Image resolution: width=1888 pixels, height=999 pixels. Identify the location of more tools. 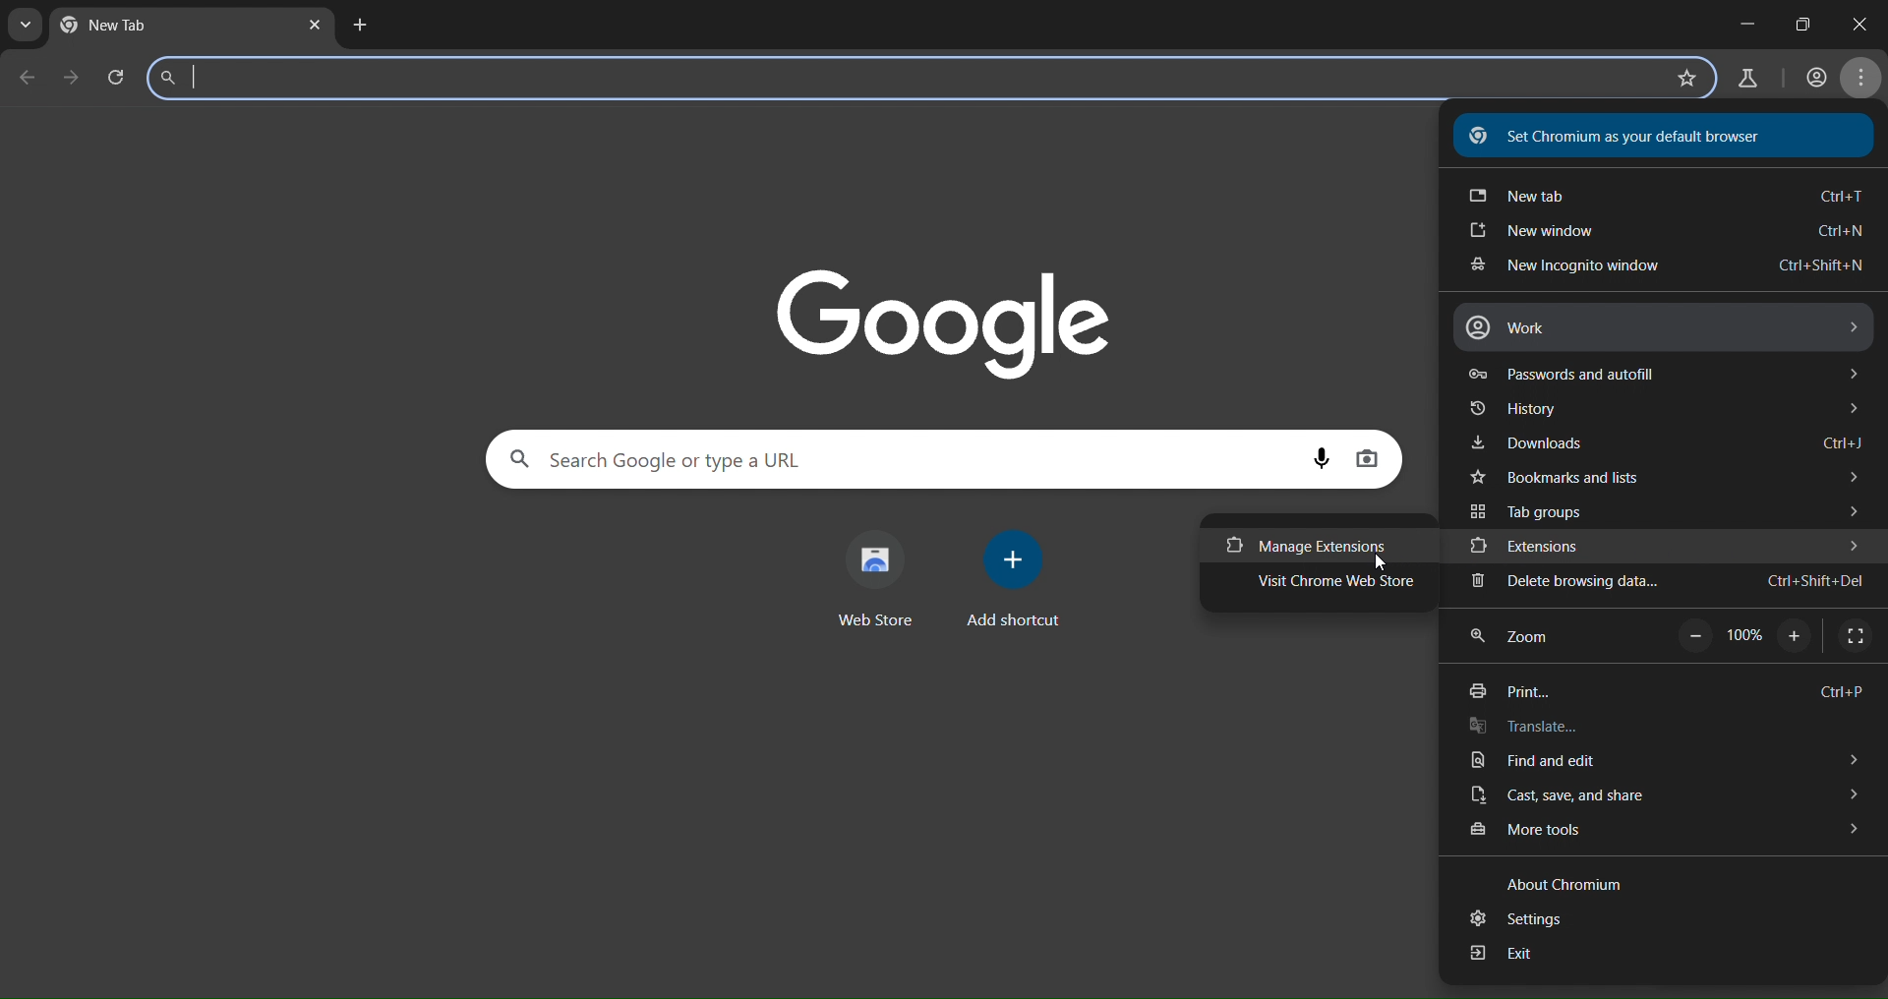
(1672, 834).